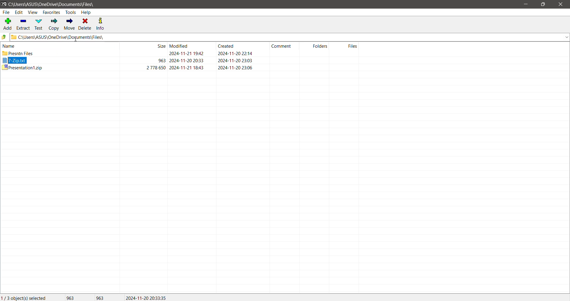 This screenshot has width=570, height=301. What do you see at coordinates (19, 12) in the screenshot?
I see `Edit` at bounding box center [19, 12].